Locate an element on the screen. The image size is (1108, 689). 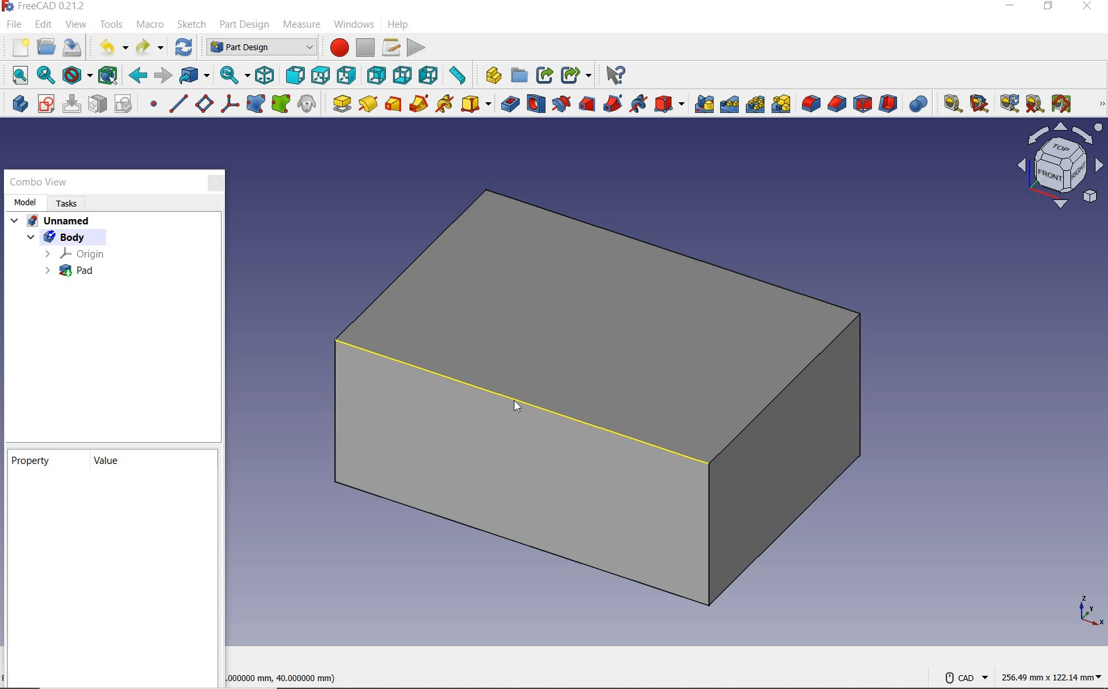
go to linked object is located at coordinates (195, 76).